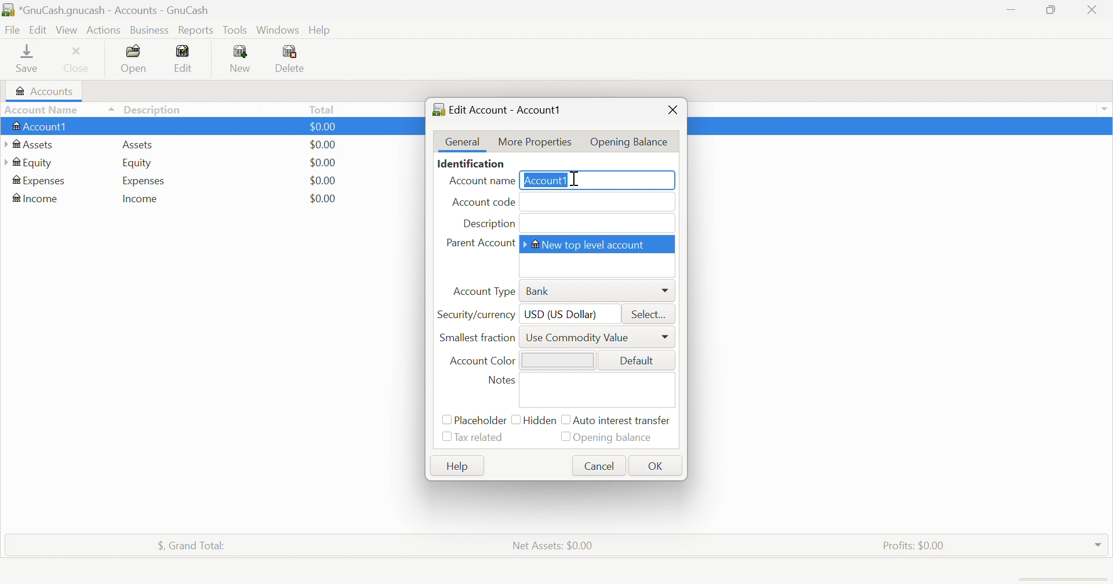 This screenshot has height=584, width=1113. I want to click on Hidden, so click(536, 419).